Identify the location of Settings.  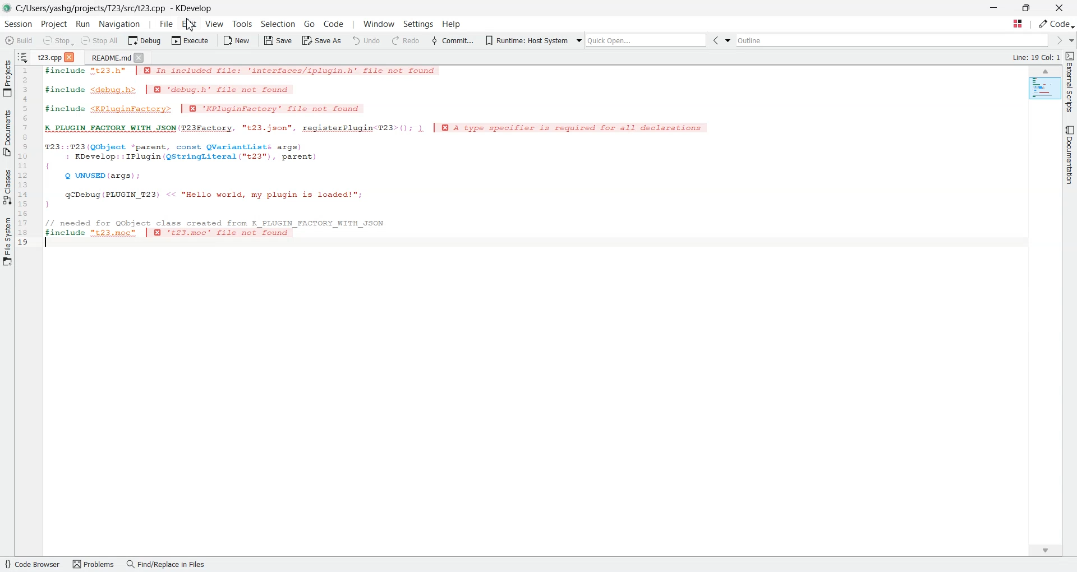
(417, 25).